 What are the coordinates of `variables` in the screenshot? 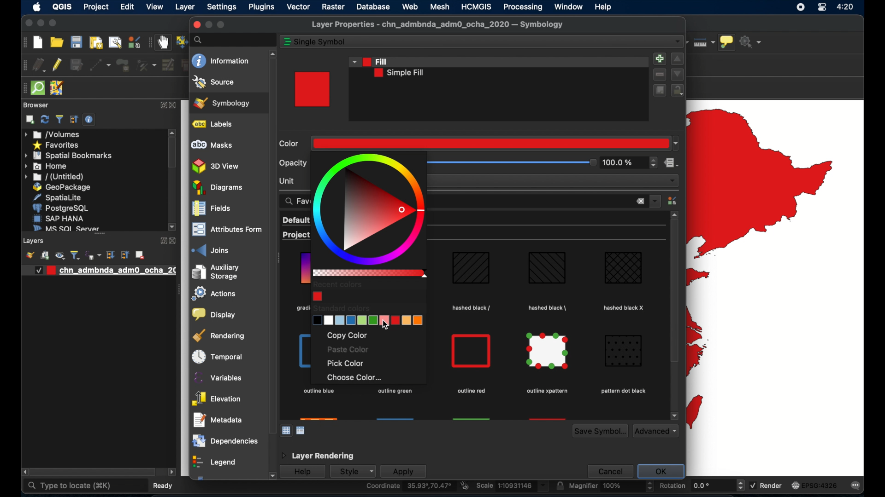 It's located at (219, 377).